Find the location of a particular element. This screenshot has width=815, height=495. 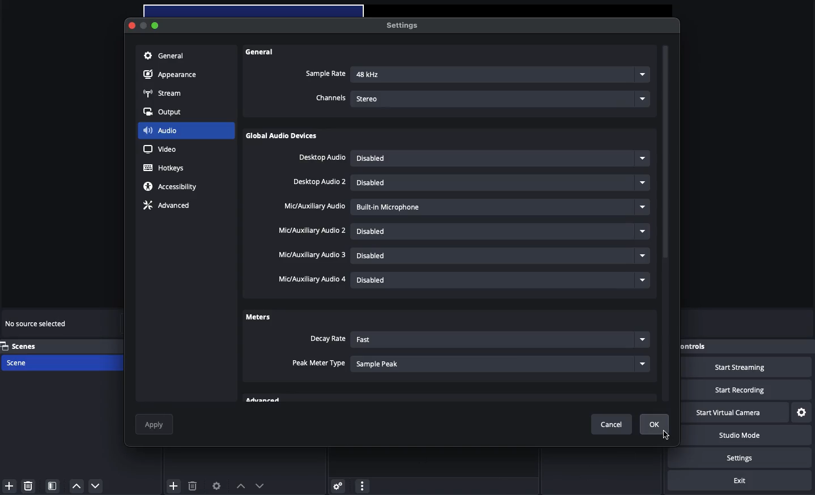

Output is located at coordinates (166, 112).